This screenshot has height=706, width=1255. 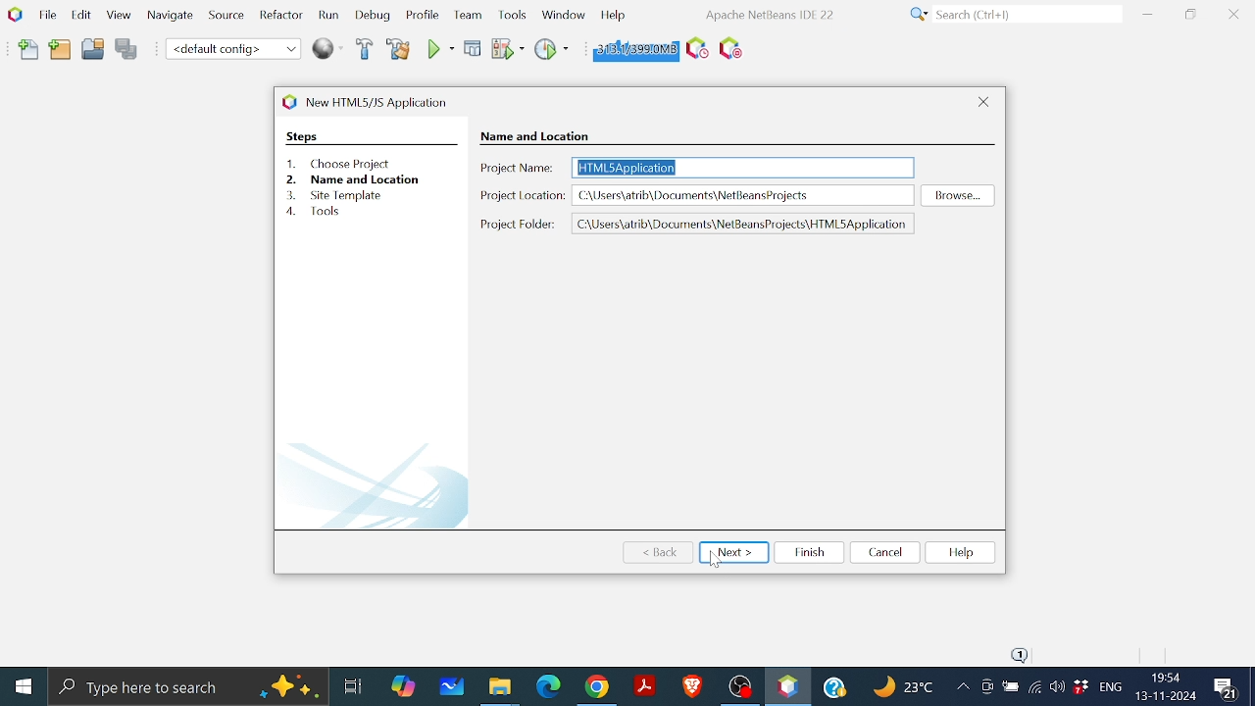 What do you see at coordinates (519, 227) in the screenshot?
I see `Project Folder:` at bounding box center [519, 227].